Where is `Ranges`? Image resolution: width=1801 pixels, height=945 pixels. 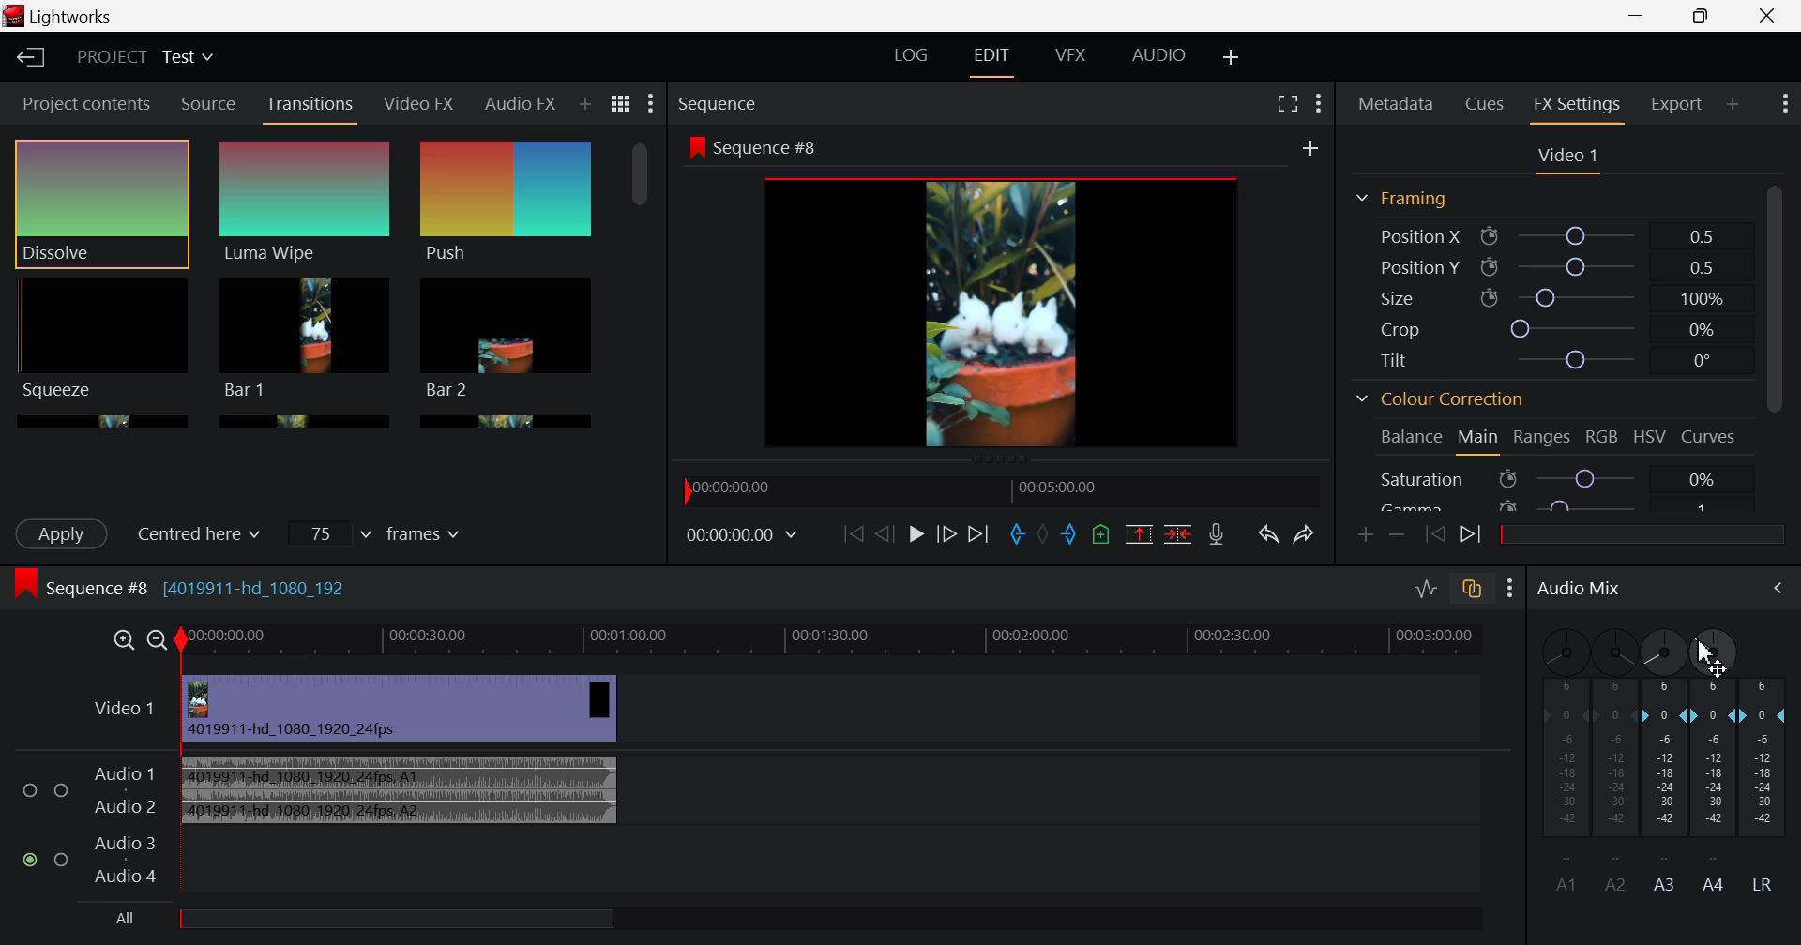 Ranges is located at coordinates (1542, 438).